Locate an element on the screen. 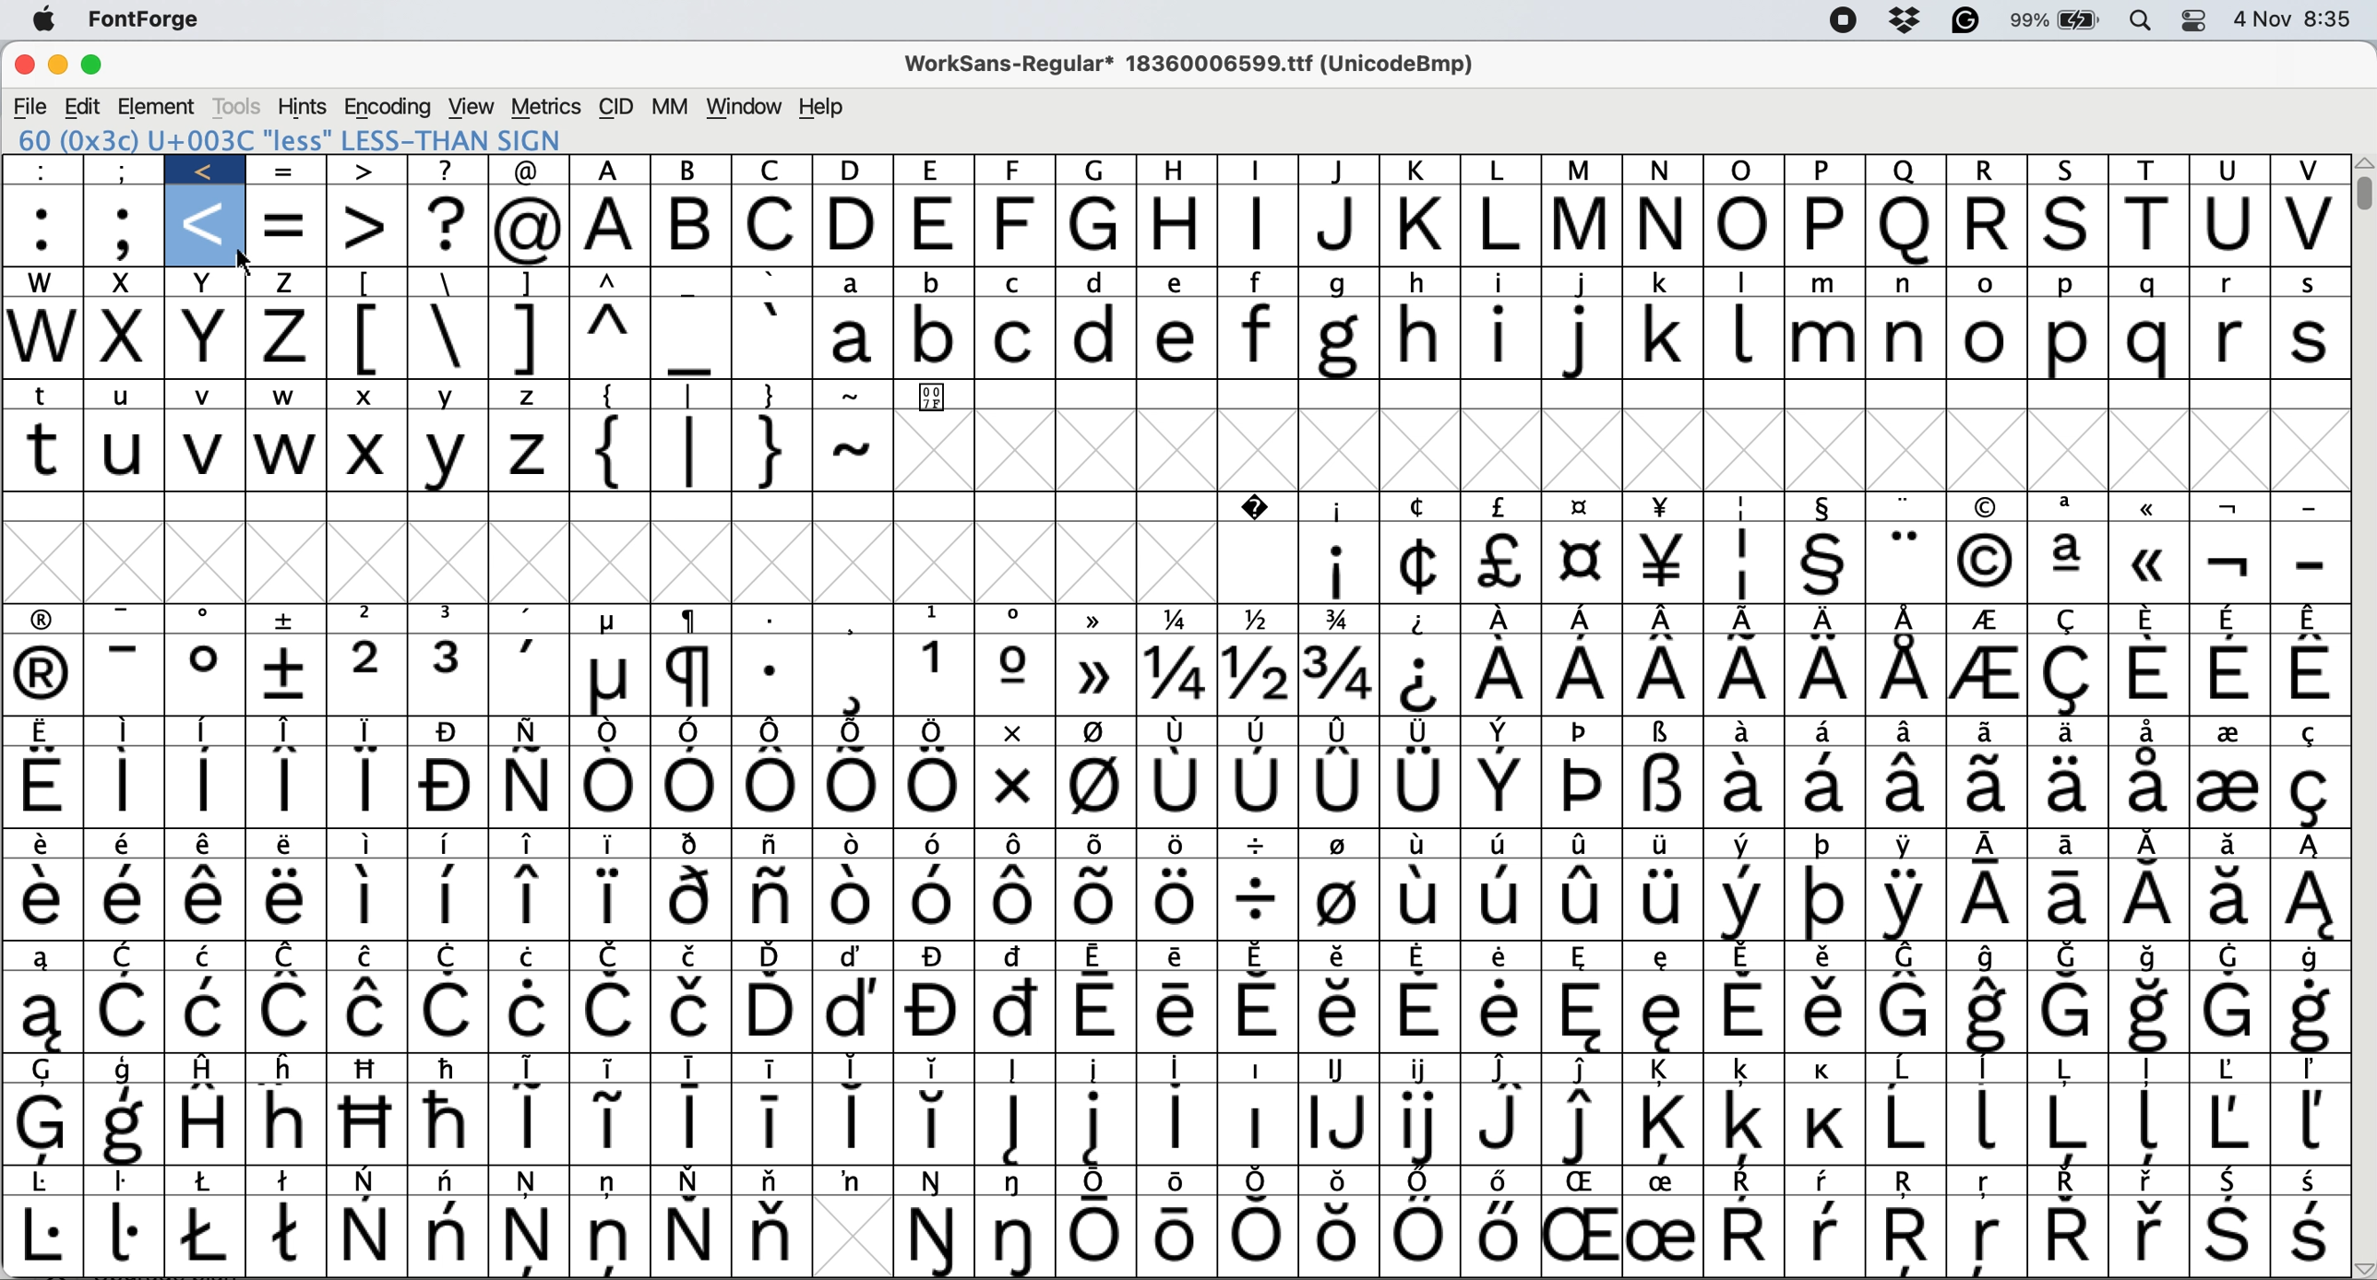 Image resolution: width=2377 pixels, height=1280 pixels. Symbol is located at coordinates (1583, 788).